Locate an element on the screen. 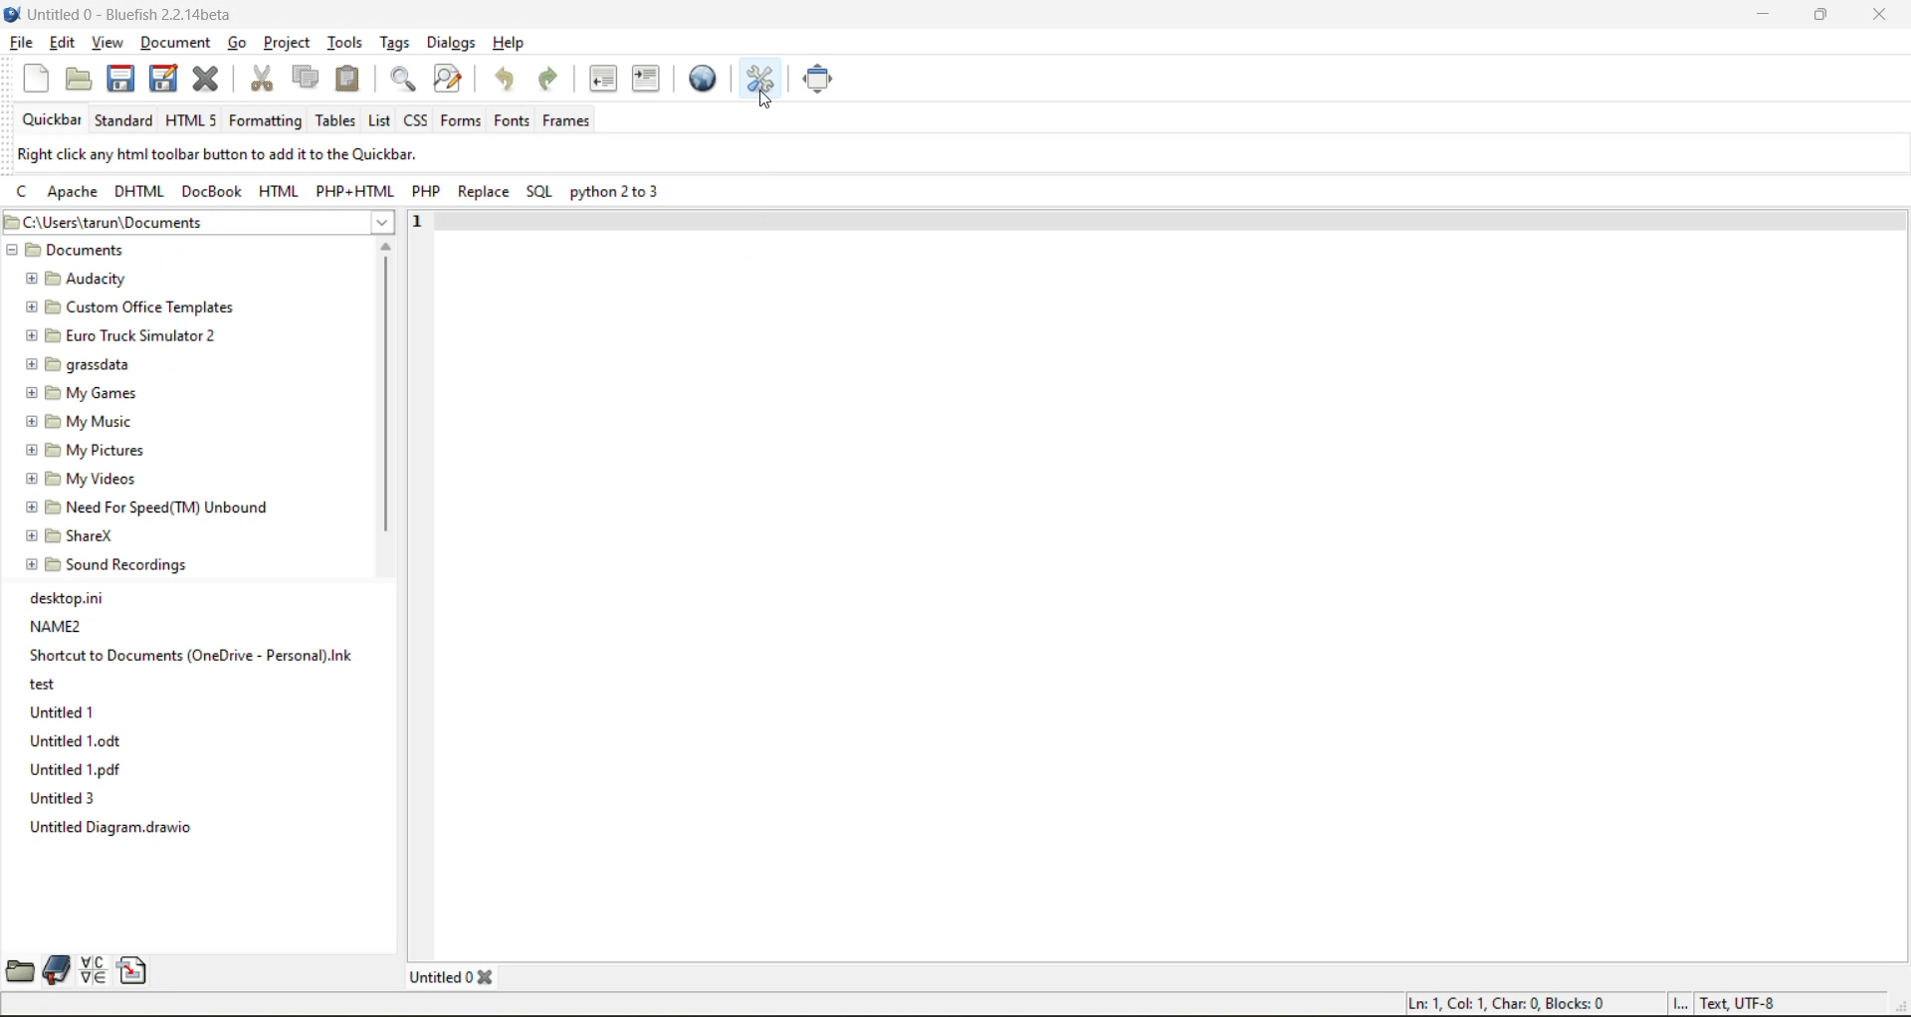 The width and height of the screenshot is (1911, 1017). @ B My Videos is located at coordinates (82, 477).